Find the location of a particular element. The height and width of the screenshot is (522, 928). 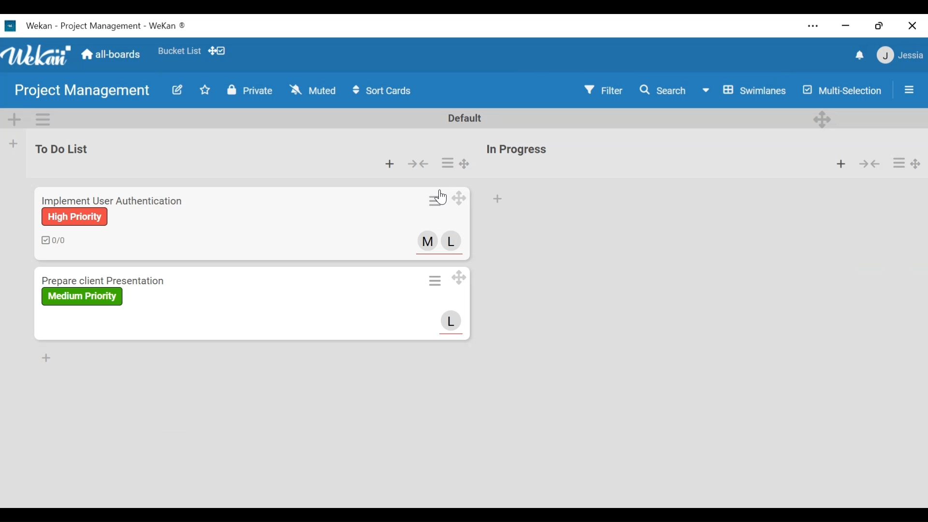

Muted is located at coordinates (313, 90).